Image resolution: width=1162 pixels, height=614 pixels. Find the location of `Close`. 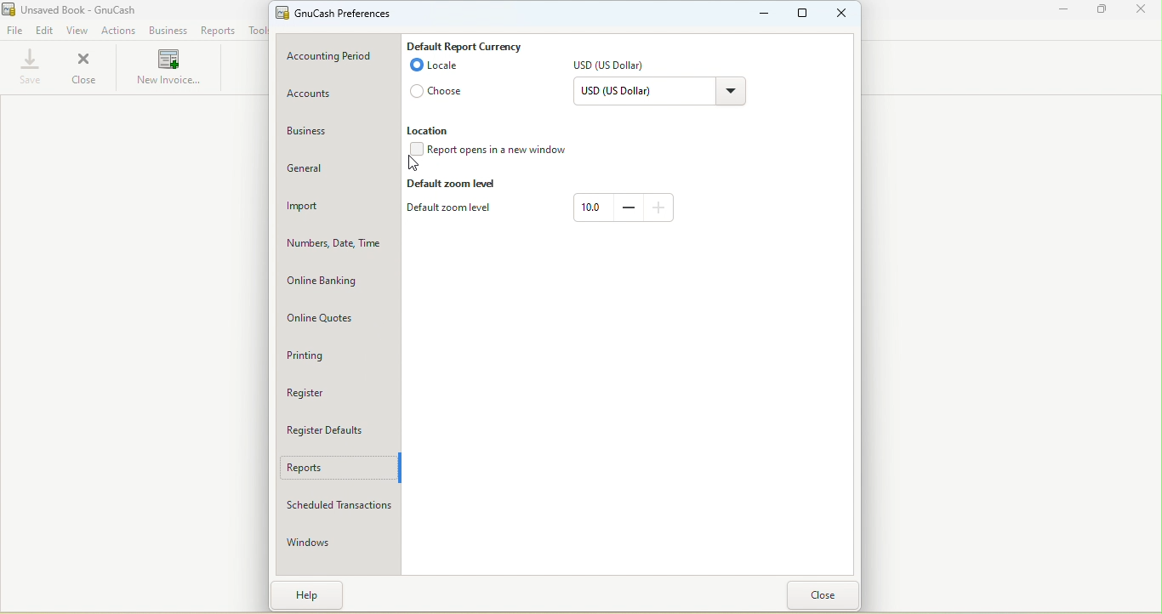

Close is located at coordinates (842, 13).